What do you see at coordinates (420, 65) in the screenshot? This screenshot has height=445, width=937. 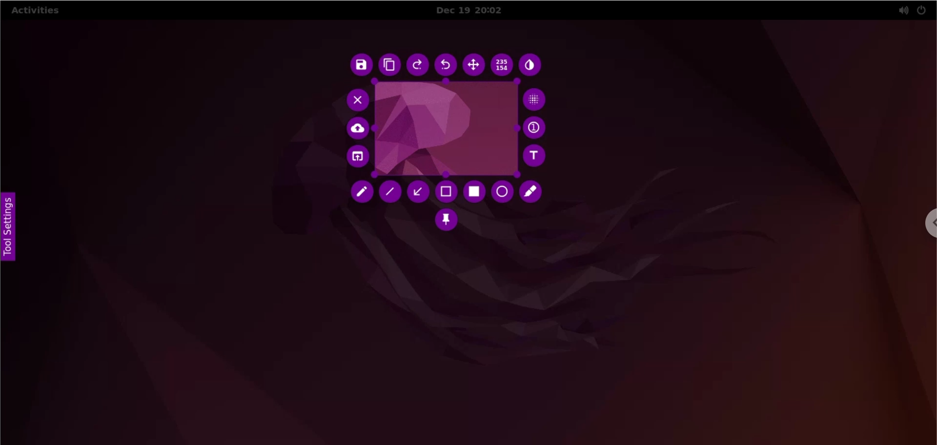 I see `redo` at bounding box center [420, 65].